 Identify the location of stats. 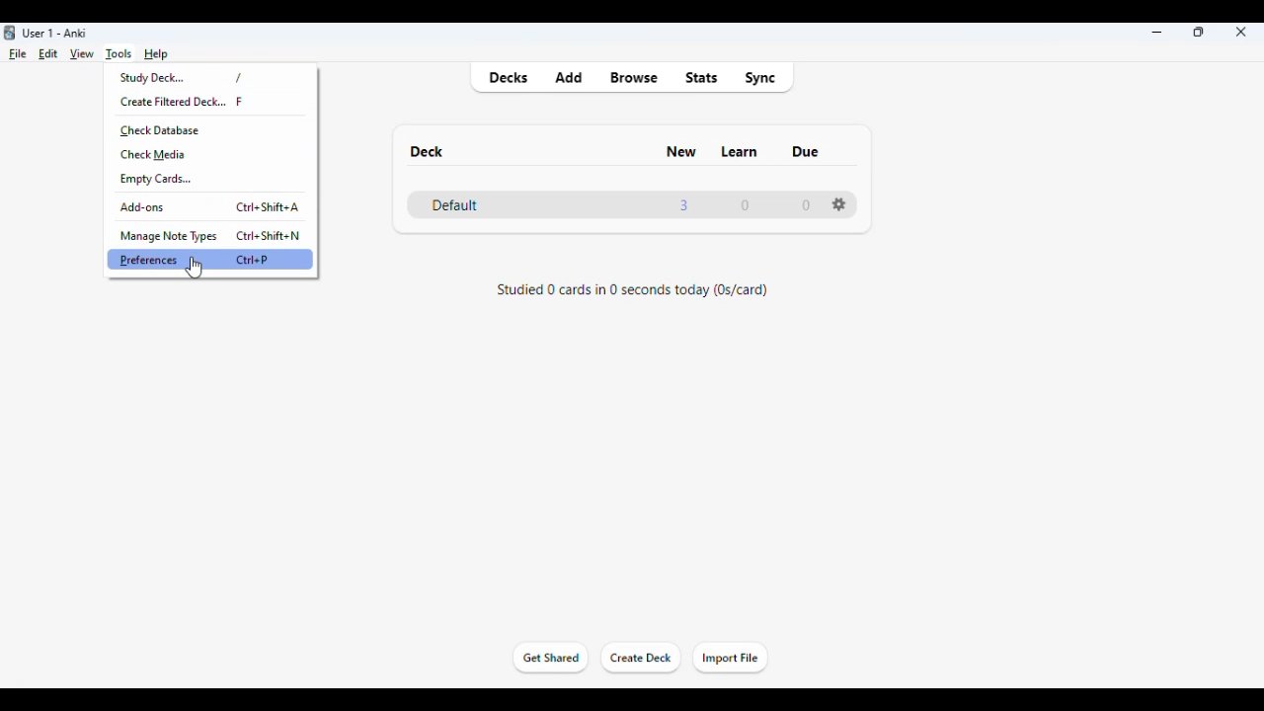
(702, 77).